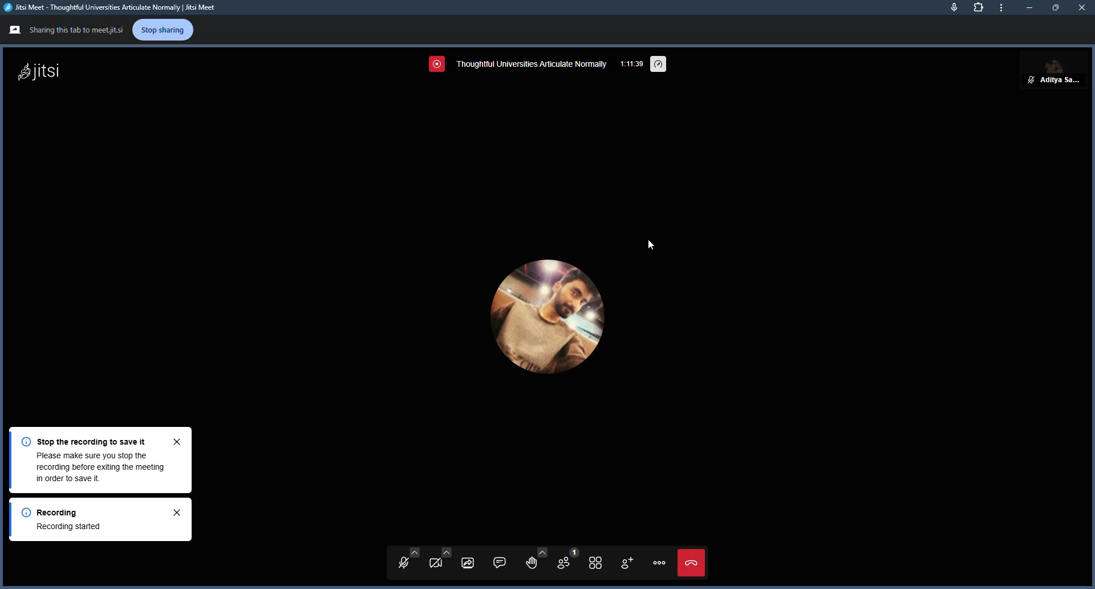 The image size is (1095, 589). What do you see at coordinates (167, 30) in the screenshot?
I see `stop sharing` at bounding box center [167, 30].